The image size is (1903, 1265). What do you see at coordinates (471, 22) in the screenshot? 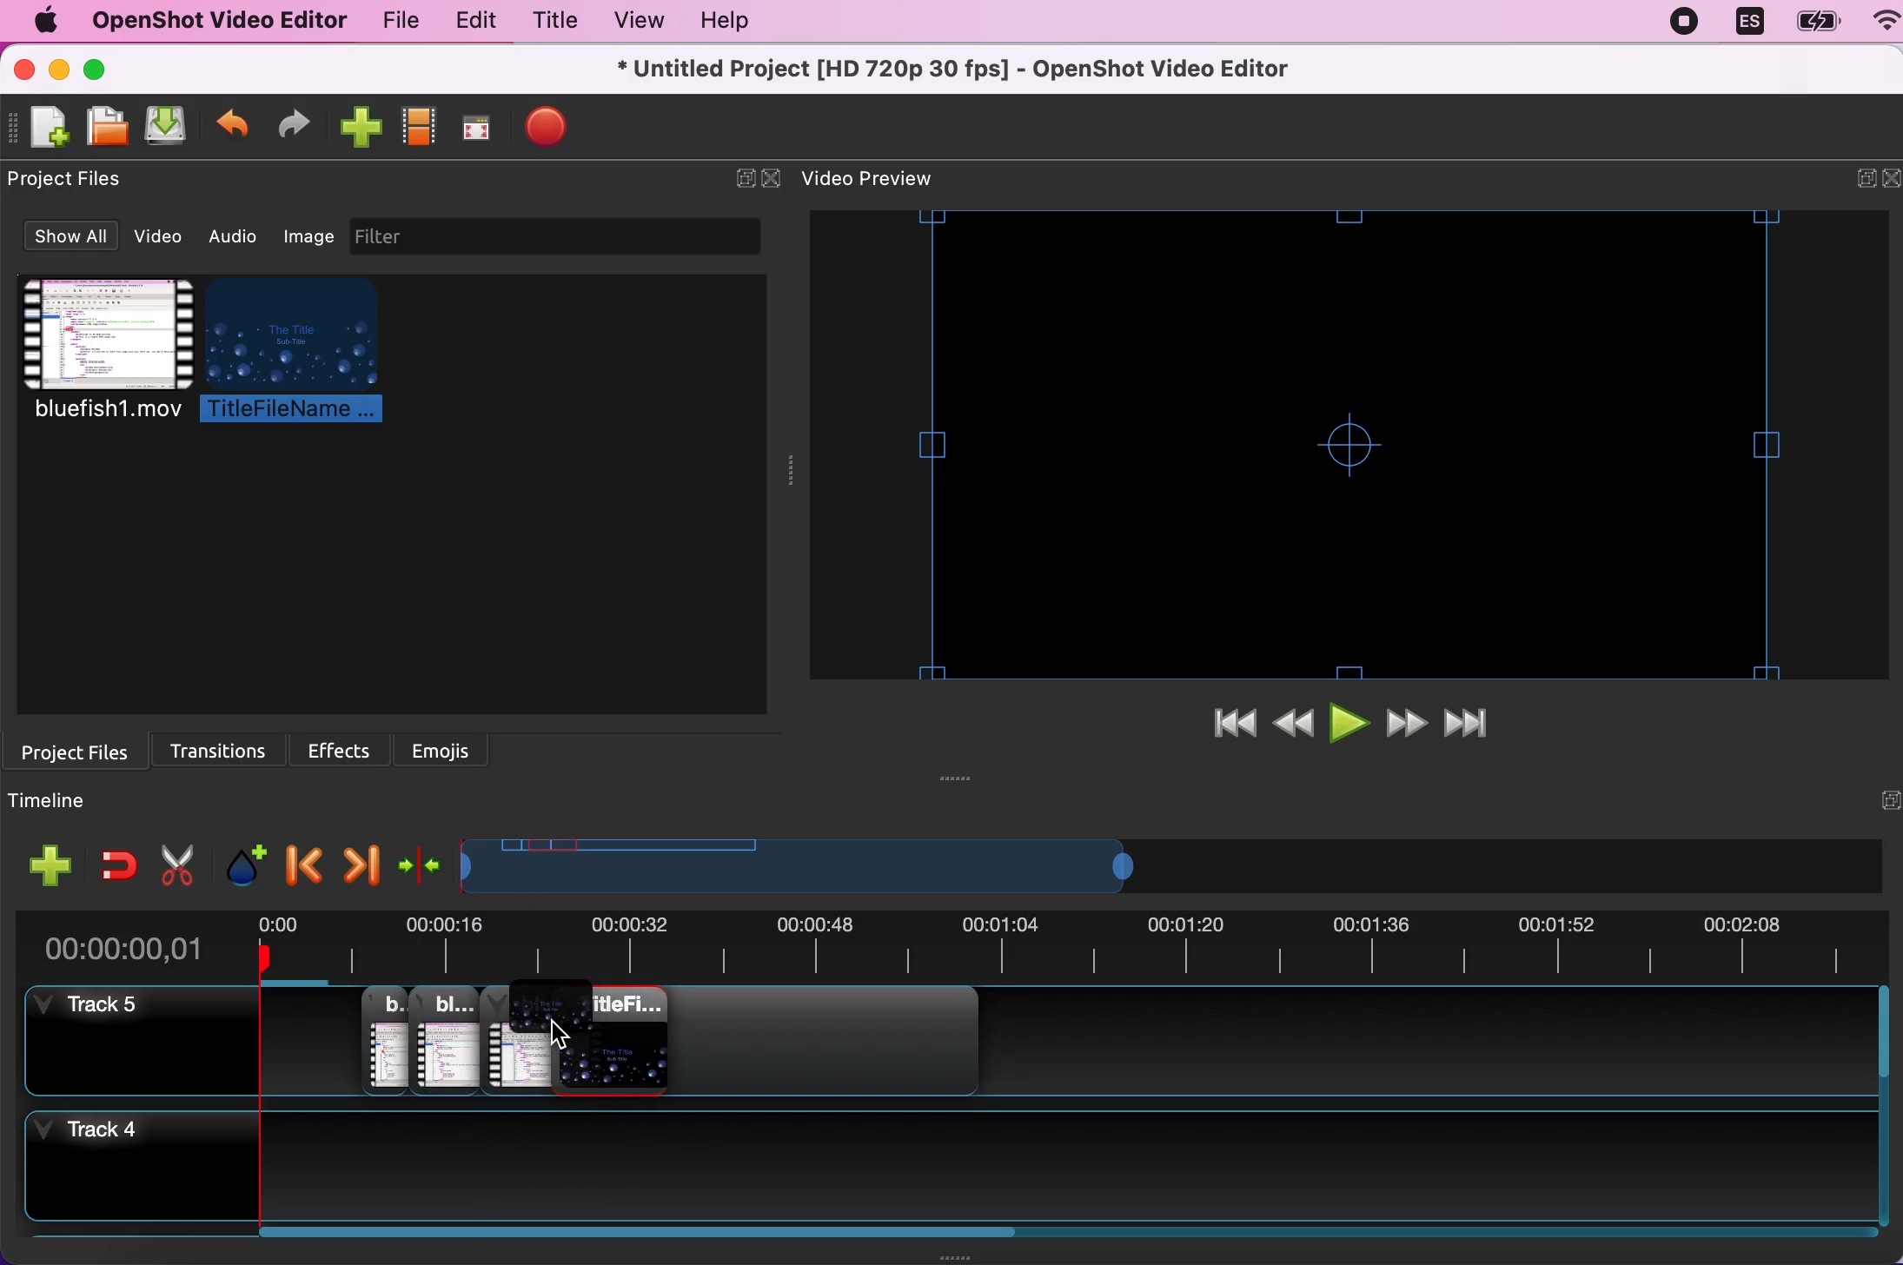
I see `edit` at bounding box center [471, 22].